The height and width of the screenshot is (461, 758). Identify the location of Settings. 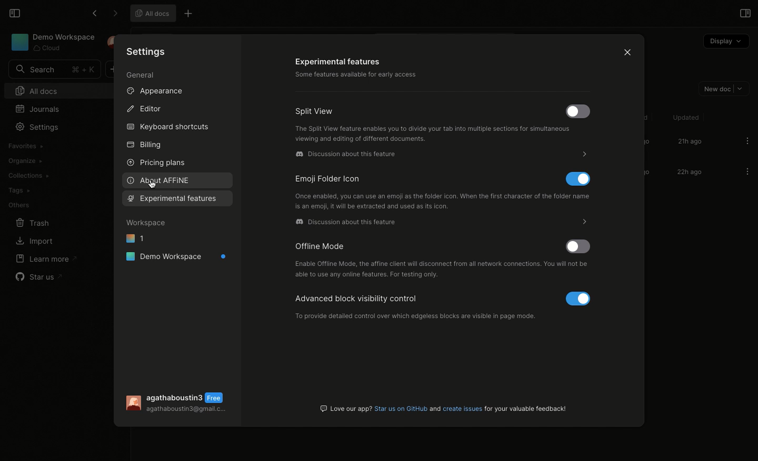
(36, 127).